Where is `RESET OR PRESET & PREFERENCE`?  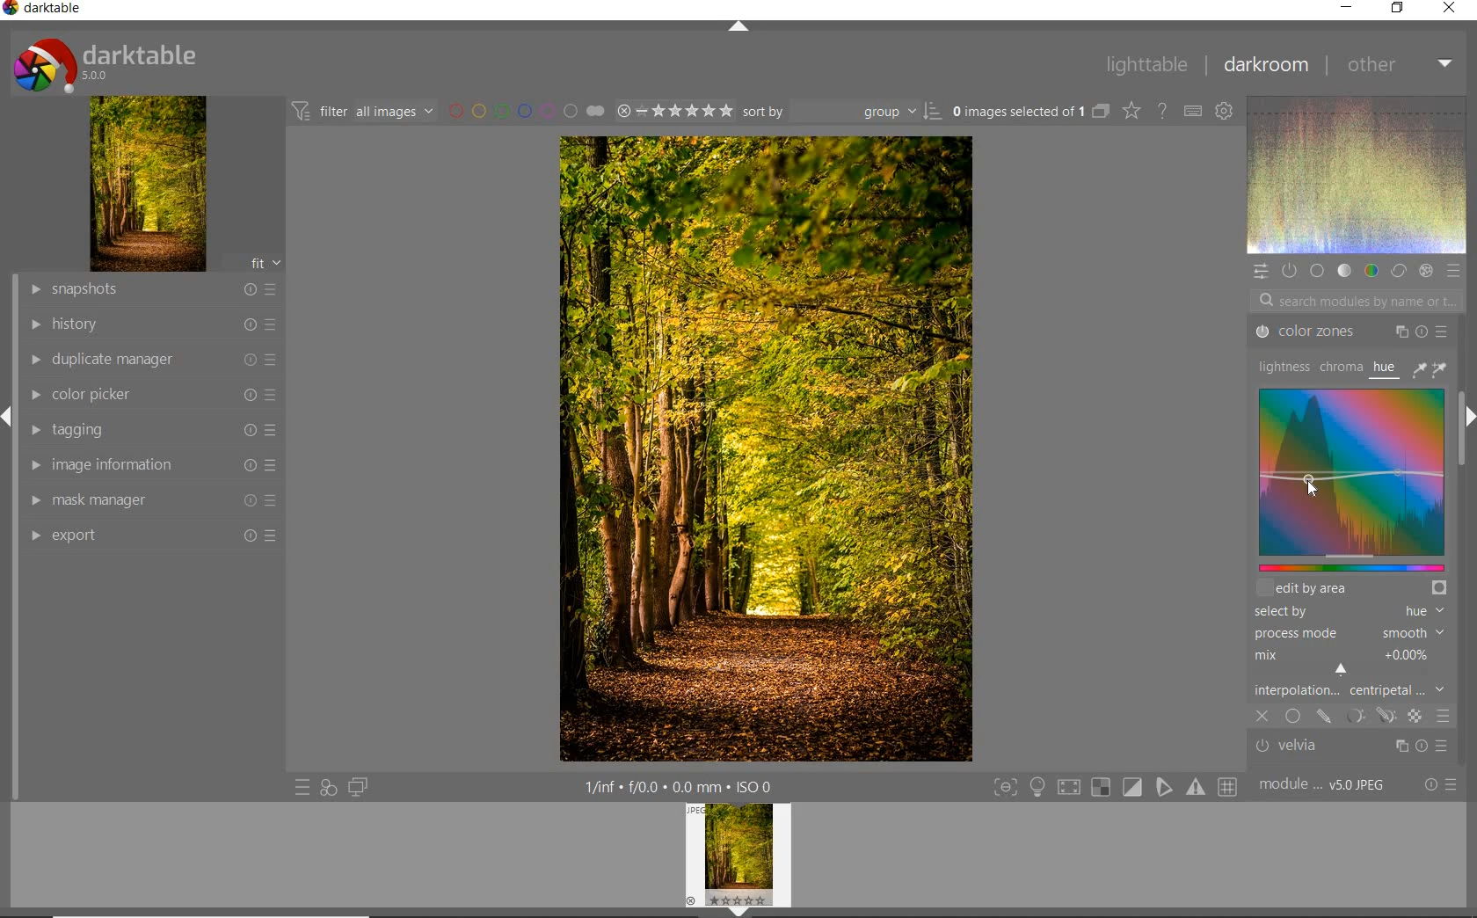 RESET OR PRESET & PREFERENCE is located at coordinates (1441, 785).